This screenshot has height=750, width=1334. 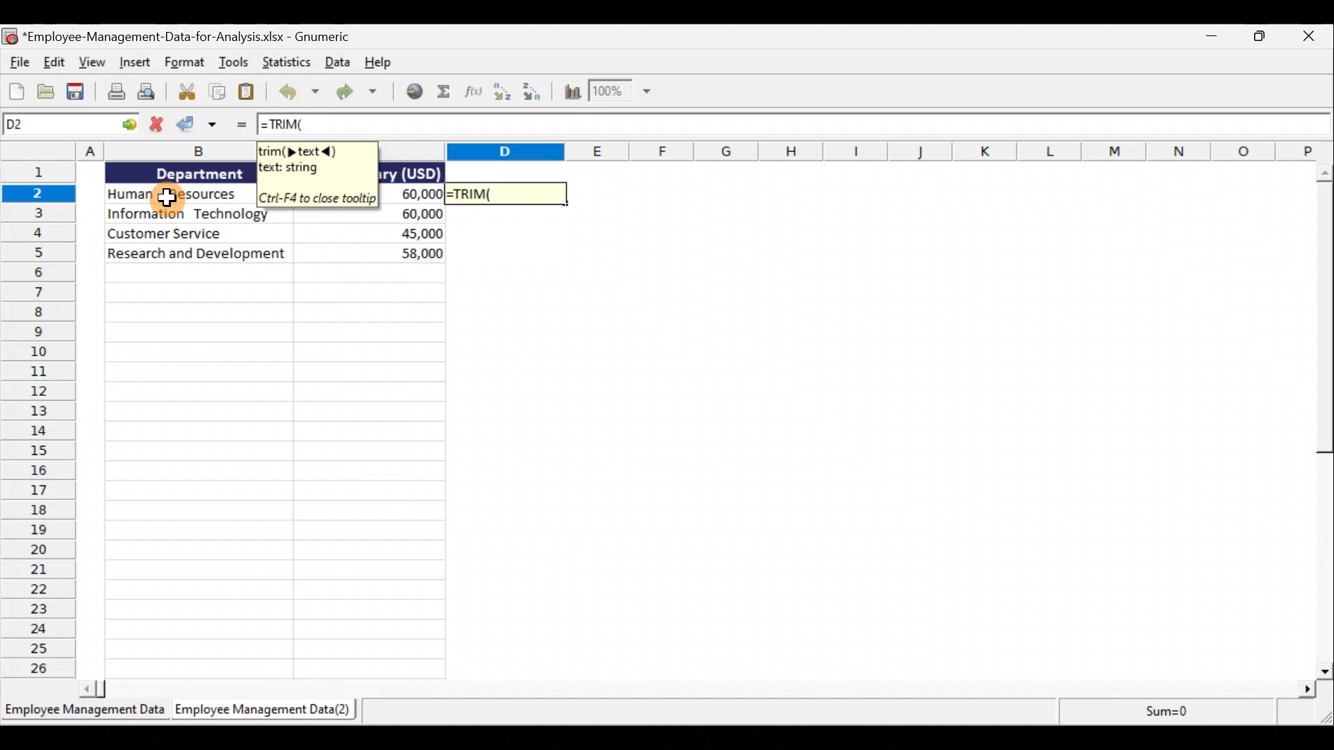 I want to click on Data, so click(x=173, y=212).